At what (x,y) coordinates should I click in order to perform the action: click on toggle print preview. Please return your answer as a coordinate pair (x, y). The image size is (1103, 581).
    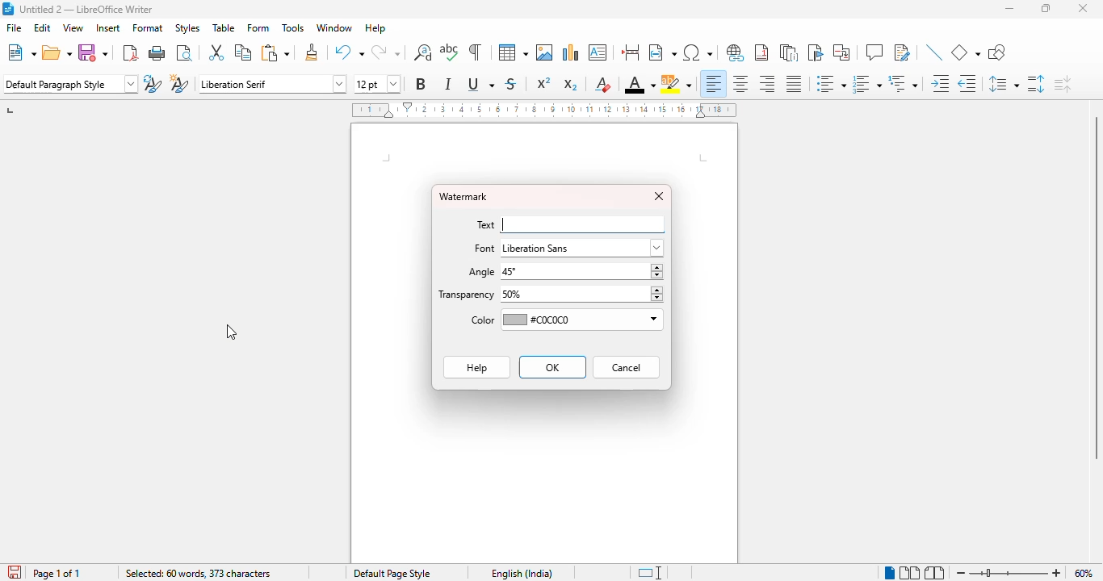
    Looking at the image, I should click on (184, 52).